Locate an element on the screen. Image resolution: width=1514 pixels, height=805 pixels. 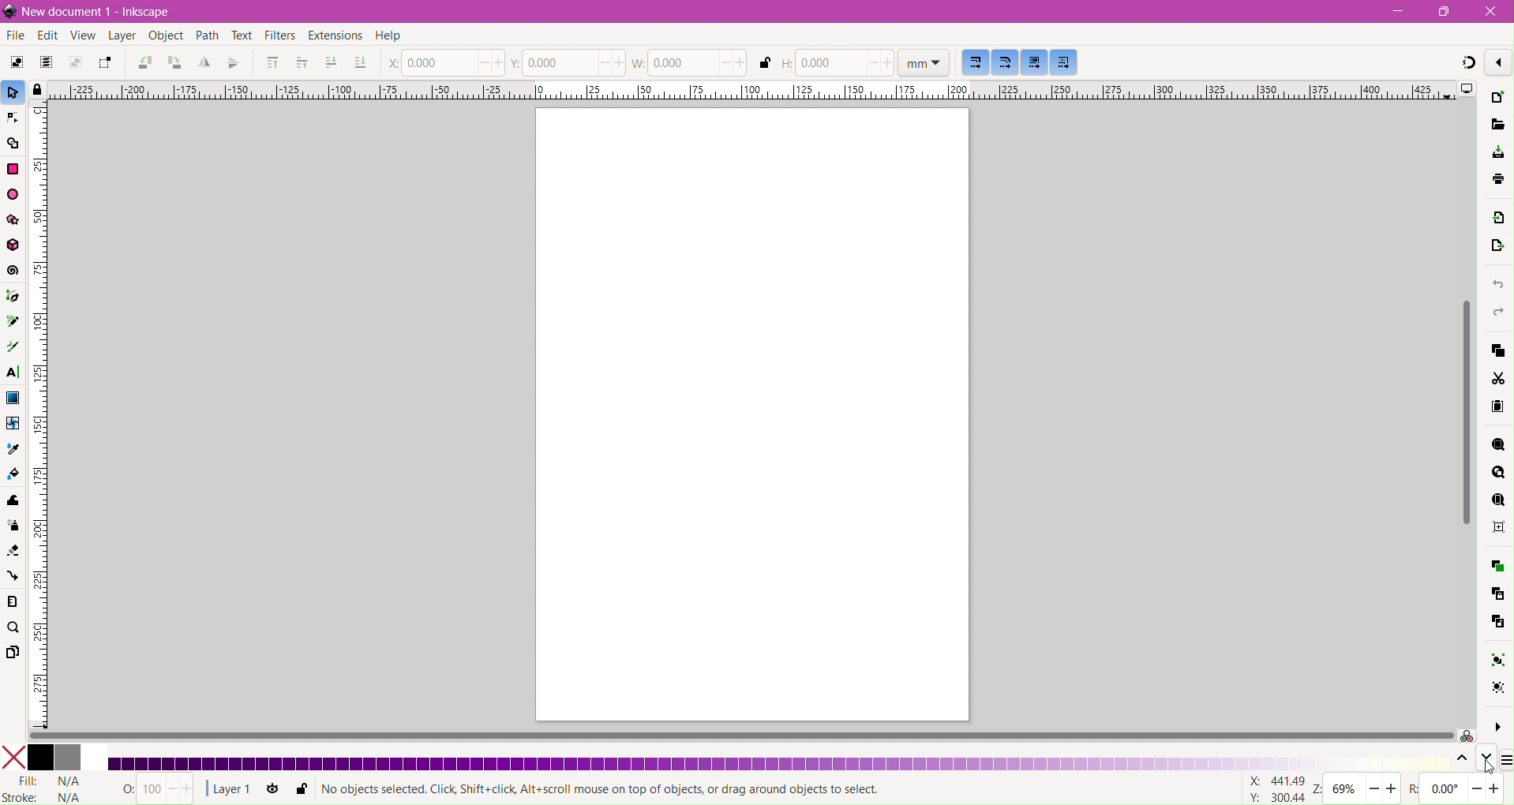
Spiral Tool is located at coordinates (13, 271).